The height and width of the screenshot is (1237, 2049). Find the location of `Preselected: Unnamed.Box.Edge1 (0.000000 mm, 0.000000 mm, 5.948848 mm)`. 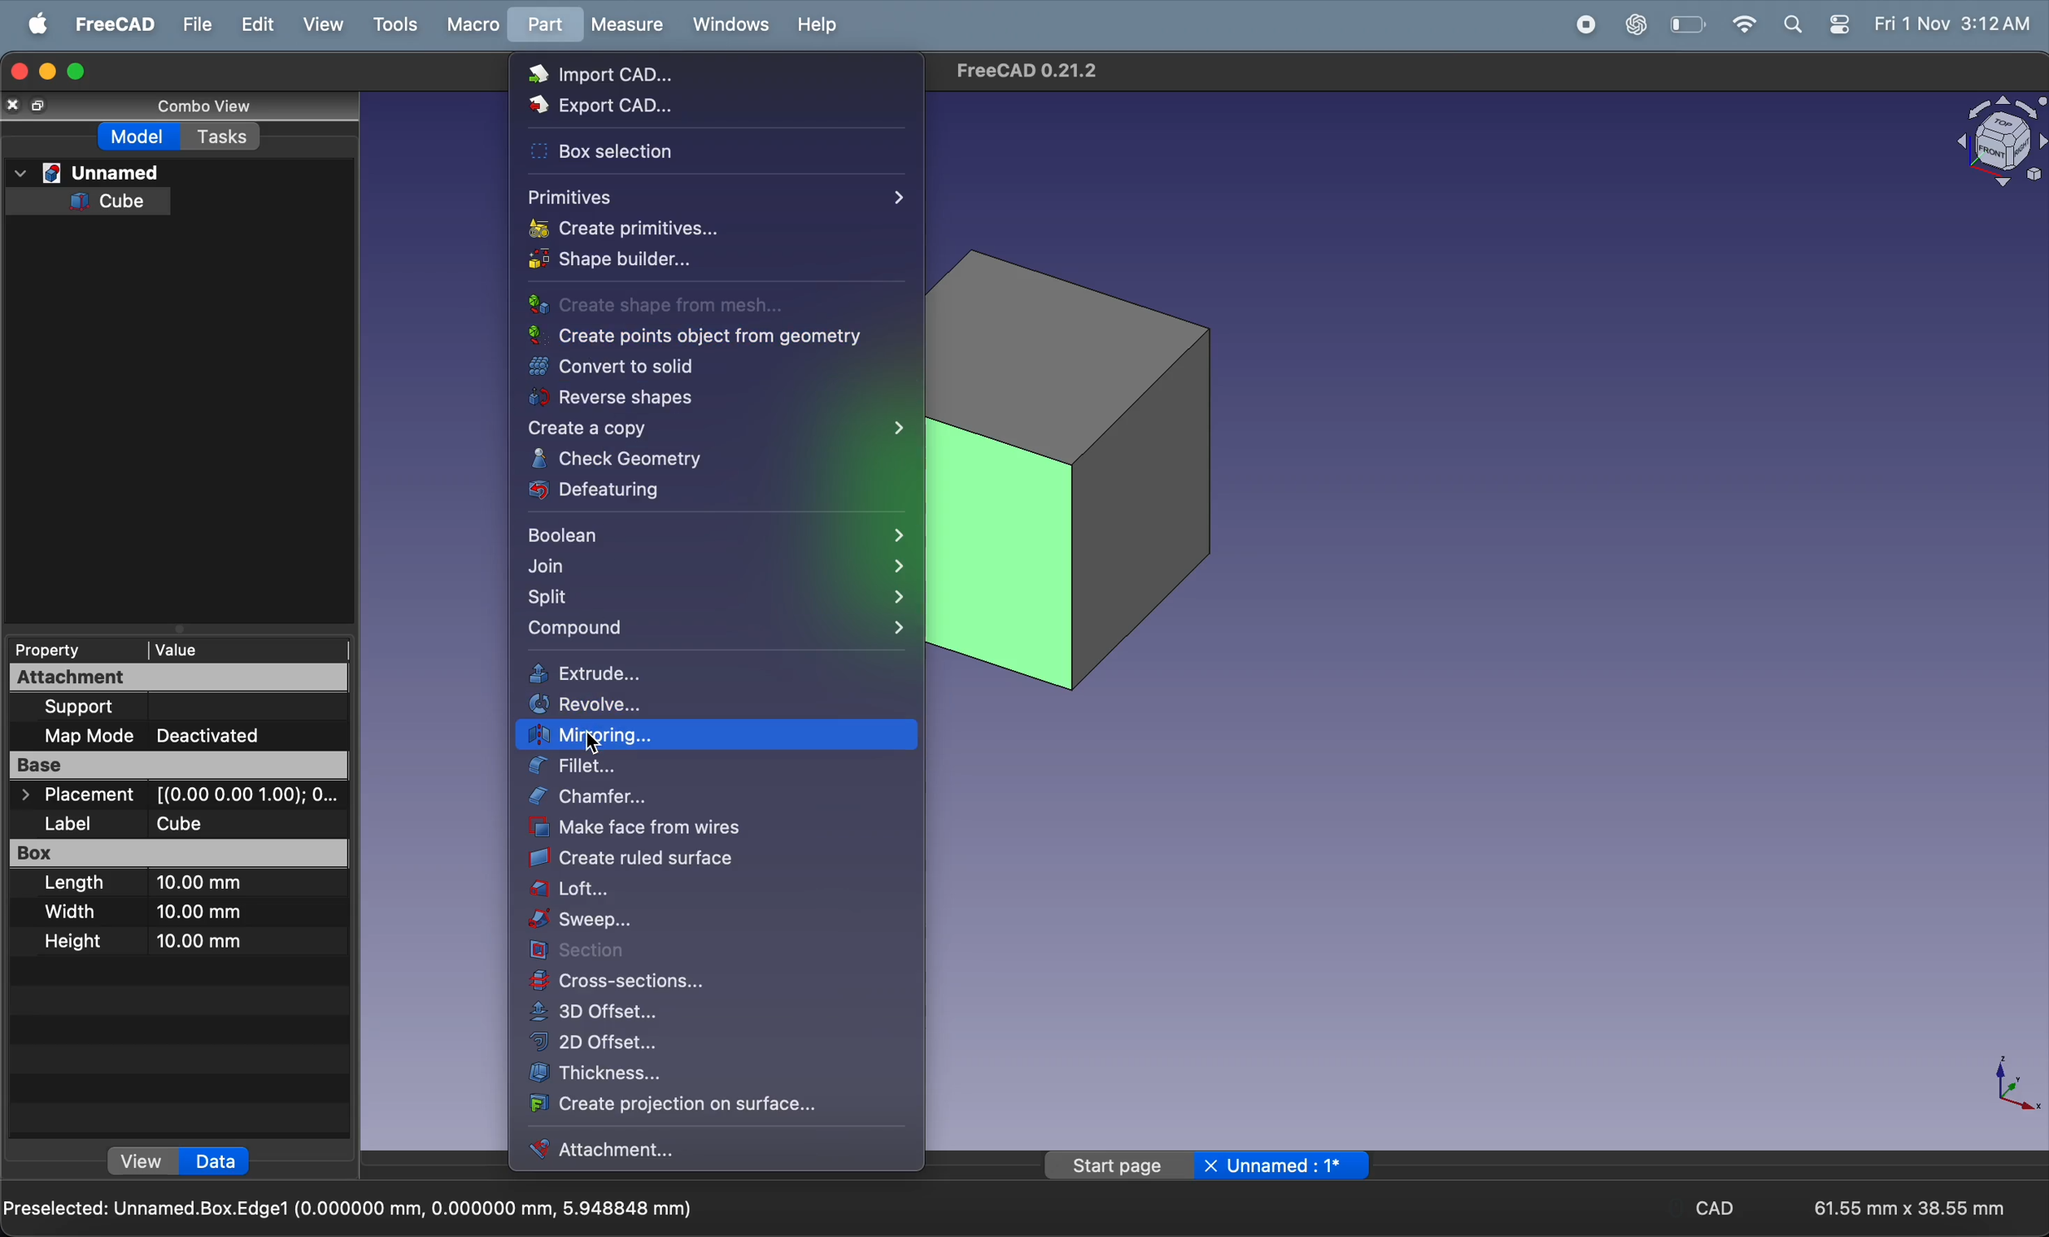

Preselected: Unnamed.Box.Edge1 (0.000000 mm, 0.000000 mm, 5.948848 mm) is located at coordinates (351, 1206).